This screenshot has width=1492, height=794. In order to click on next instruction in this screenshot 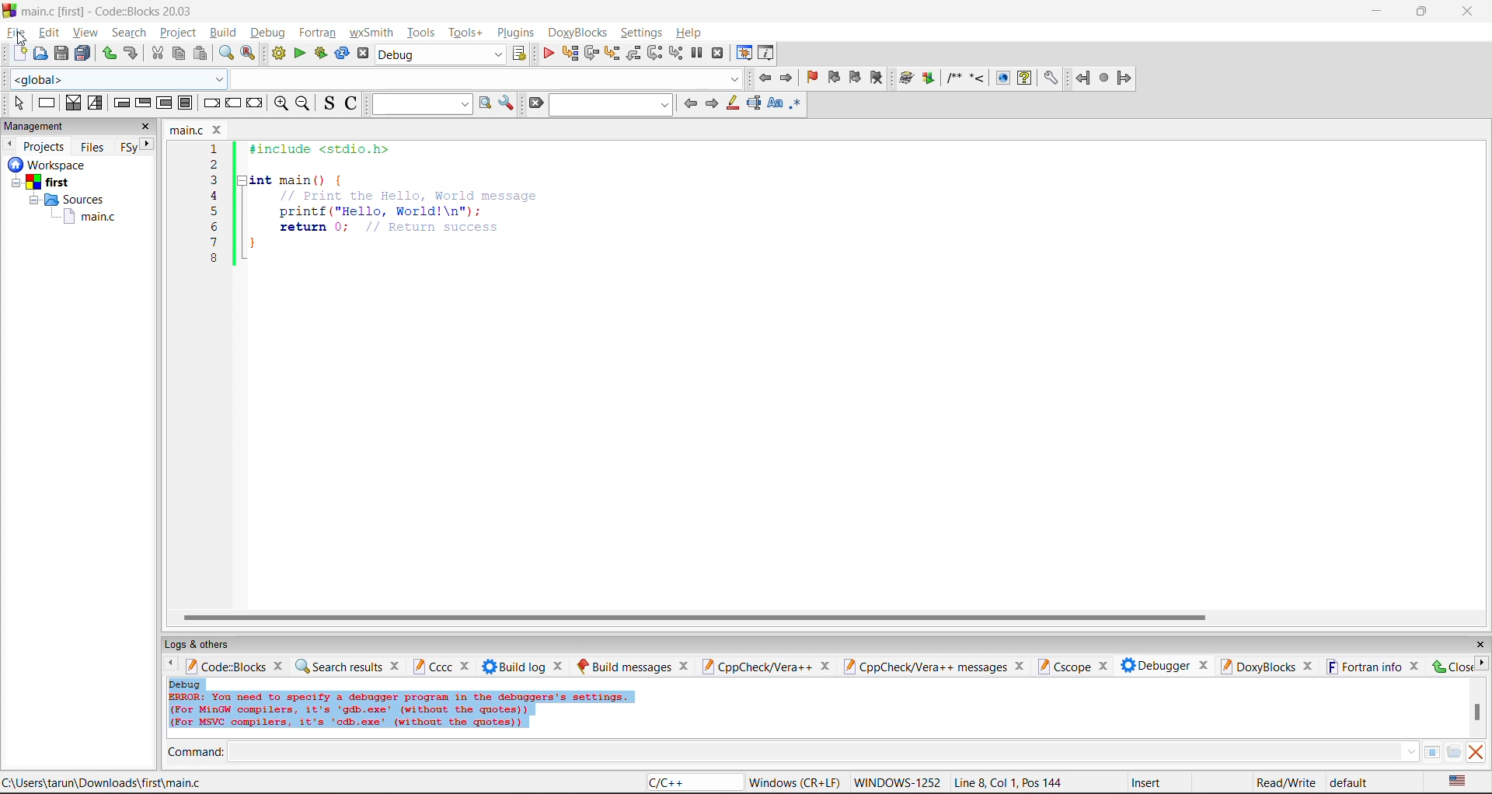, I will do `click(654, 53)`.